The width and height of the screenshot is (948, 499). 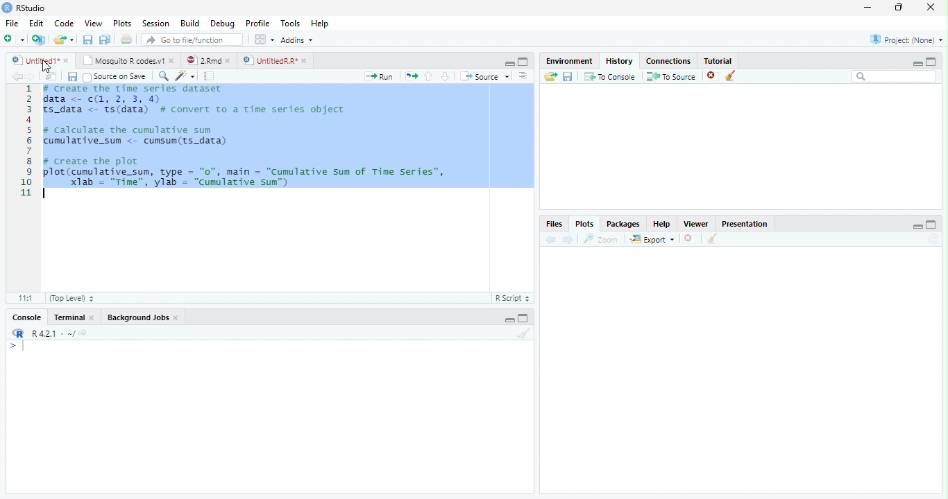 What do you see at coordinates (26, 144) in the screenshot?
I see `Numbers ` at bounding box center [26, 144].